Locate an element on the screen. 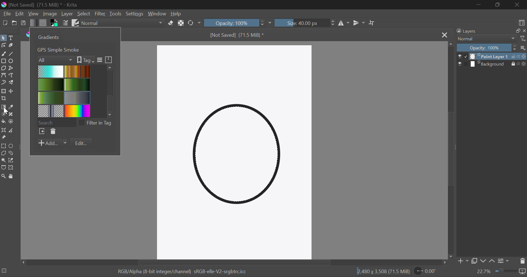  tags is located at coordinates (86, 60).